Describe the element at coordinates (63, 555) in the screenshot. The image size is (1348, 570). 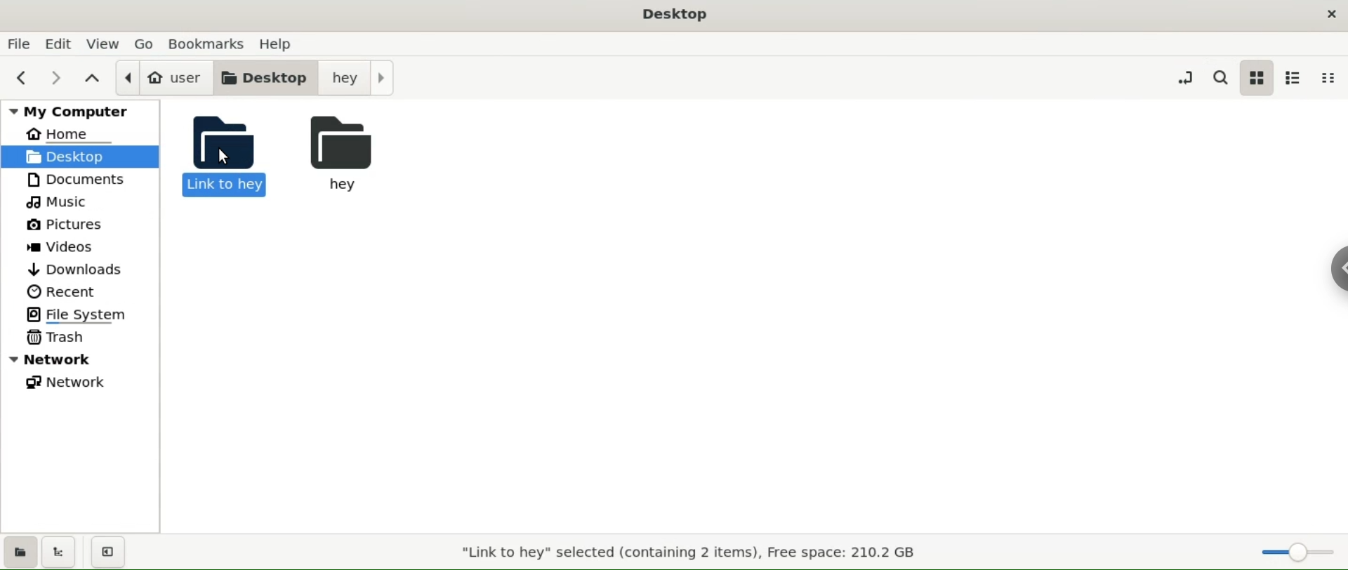
I see `show treeview` at that location.